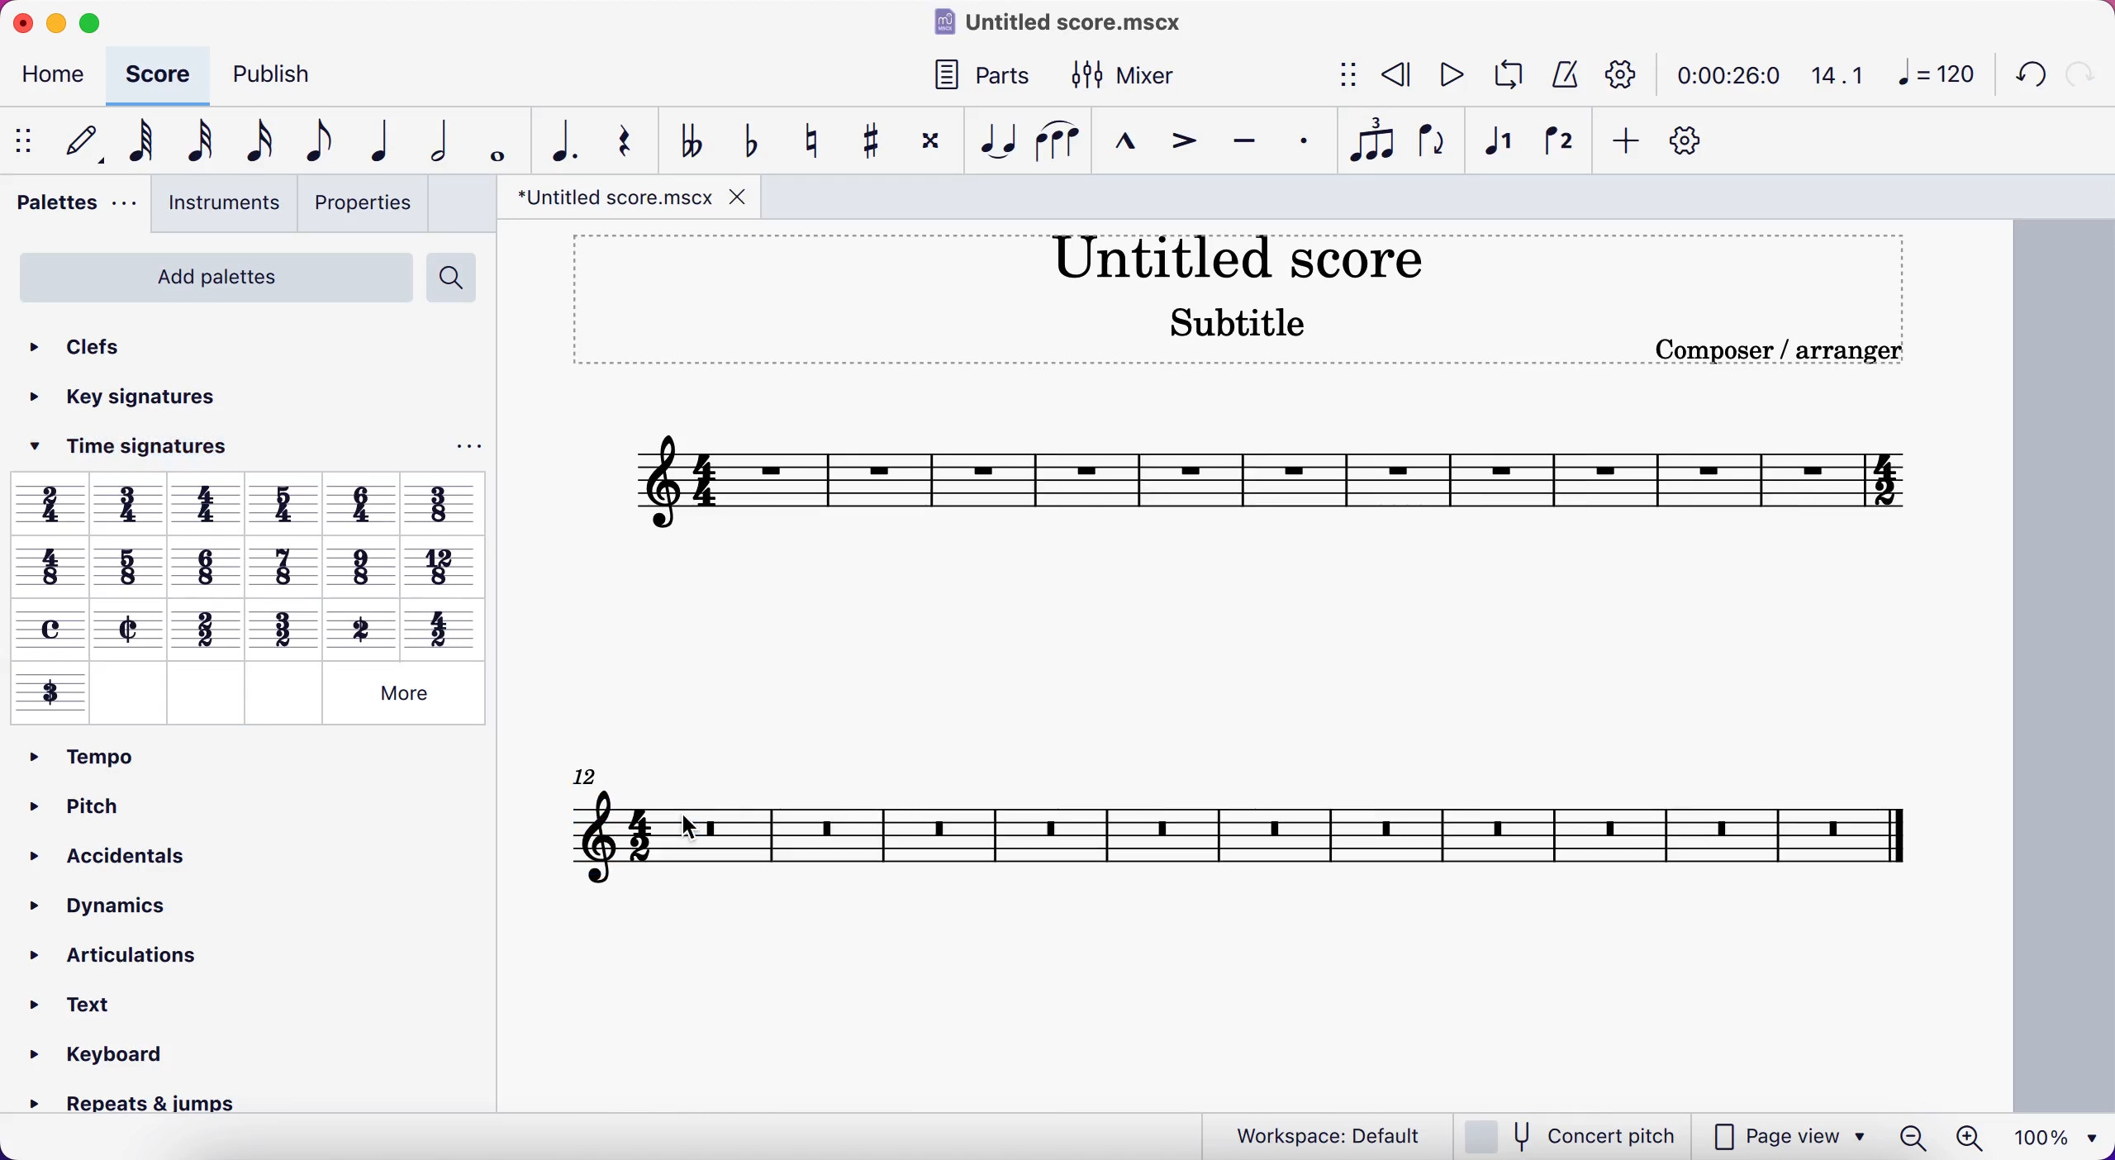 This screenshot has height=1160, width=2115. What do you see at coordinates (150, 75) in the screenshot?
I see `score` at bounding box center [150, 75].